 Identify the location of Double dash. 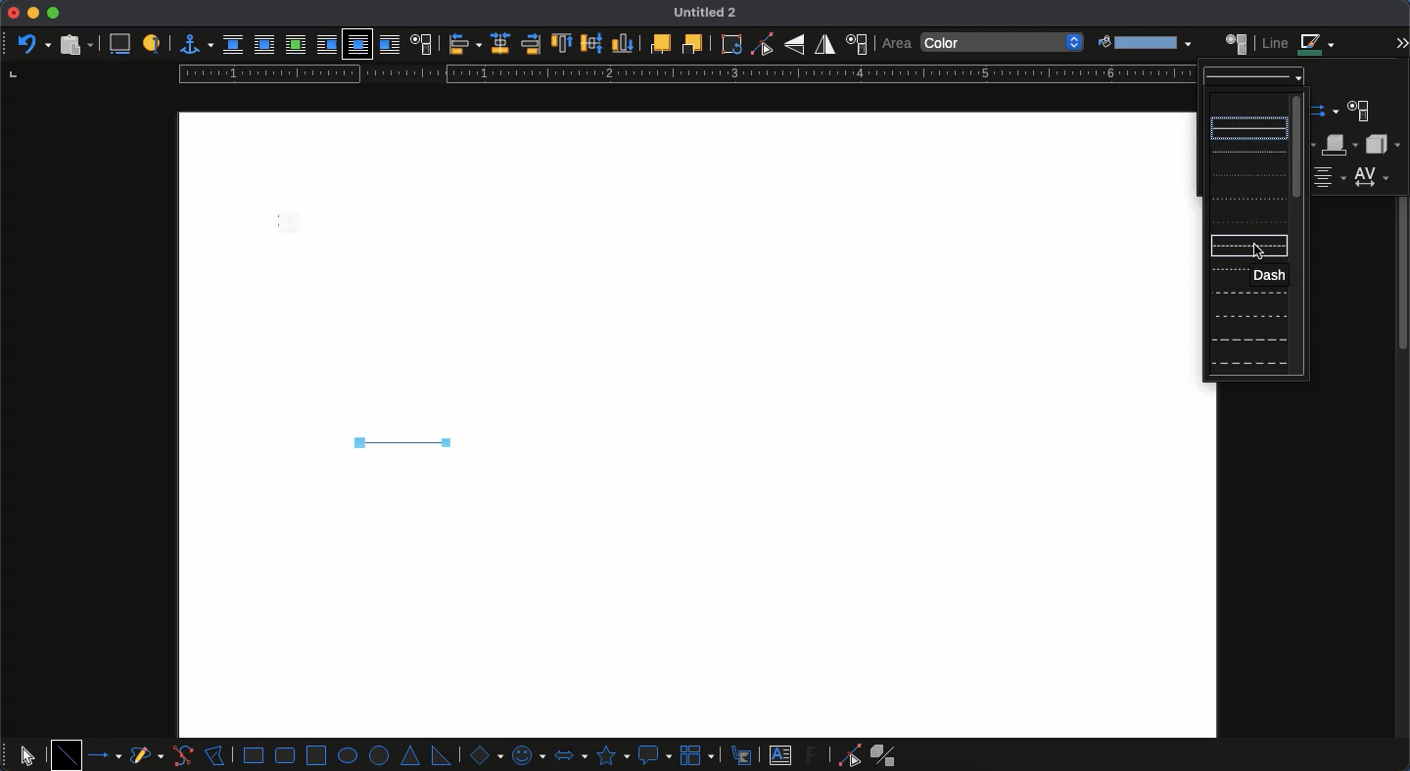
(1248, 339).